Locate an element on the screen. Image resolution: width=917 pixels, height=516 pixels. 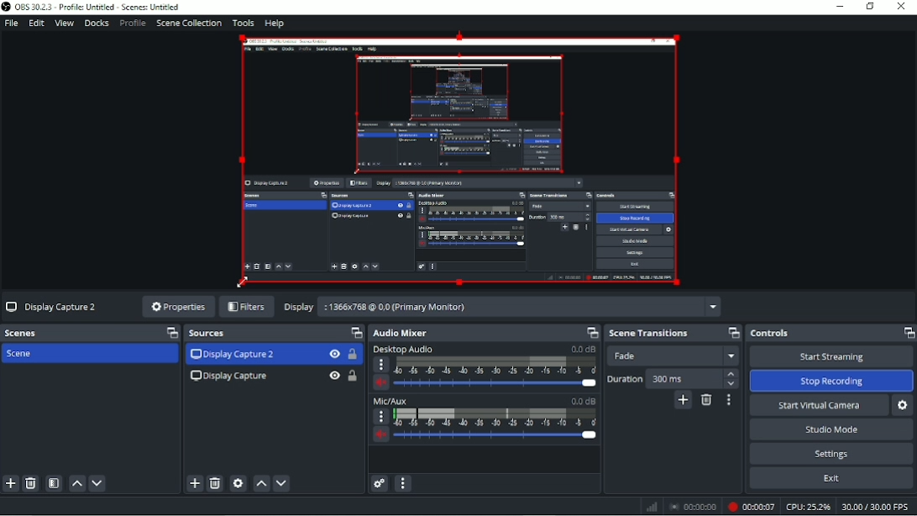
Scene collection is located at coordinates (189, 24).